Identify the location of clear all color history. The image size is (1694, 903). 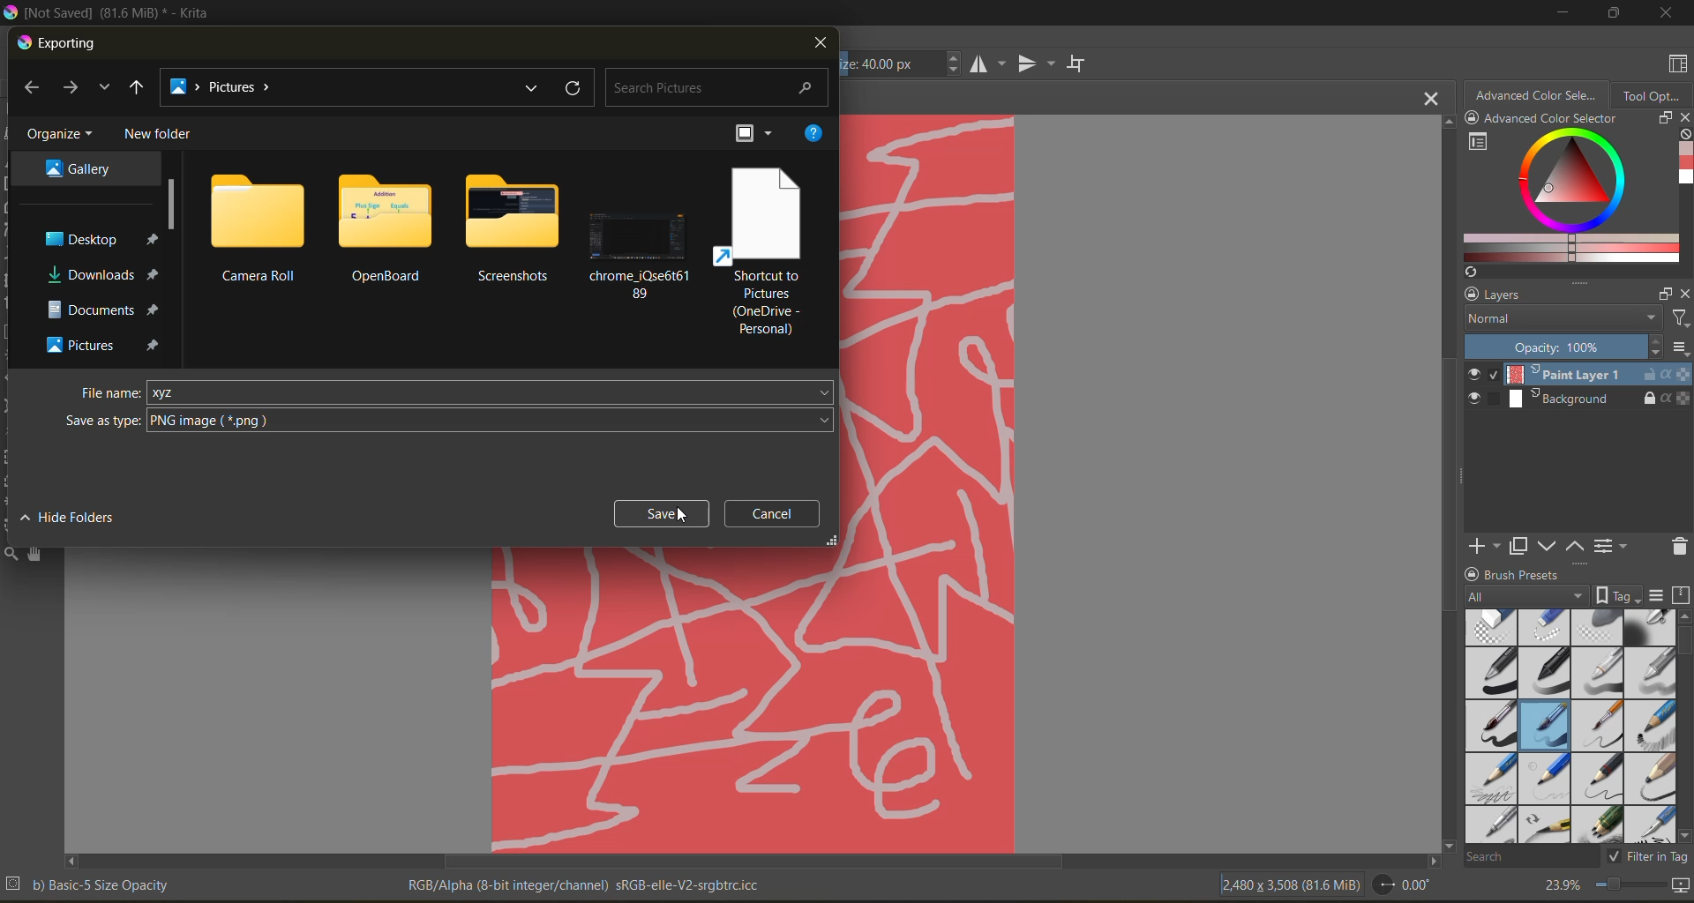
(1683, 136).